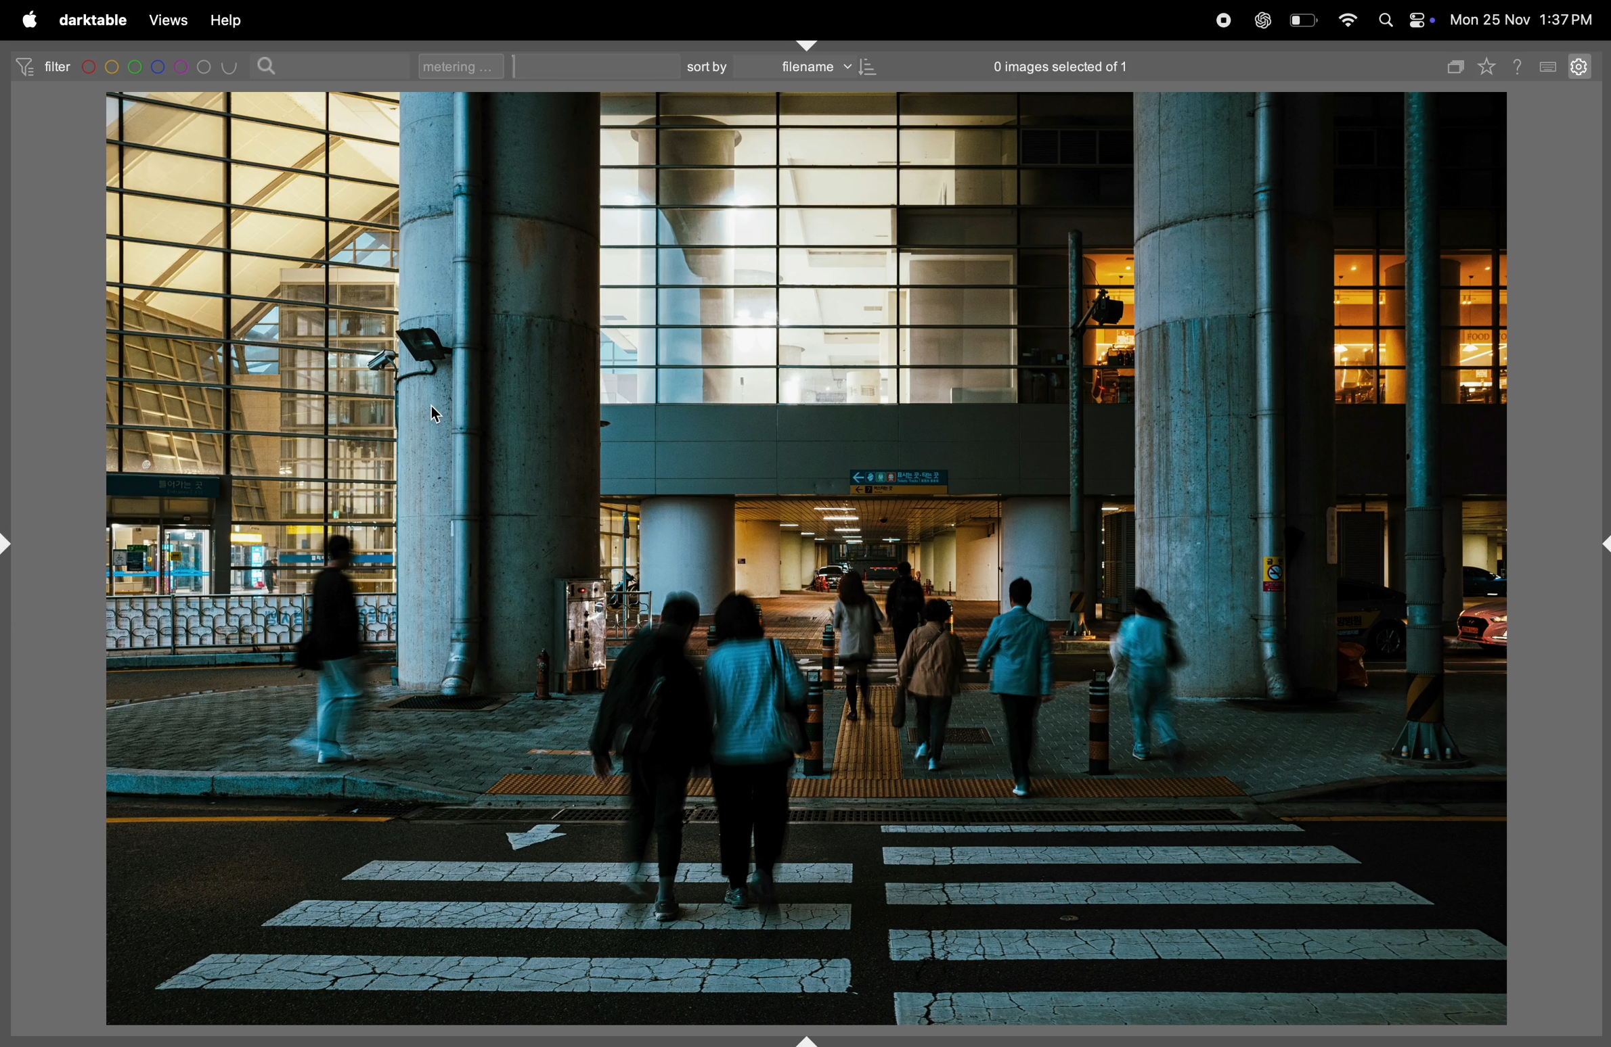  Describe the element at coordinates (807, 45) in the screenshot. I see `shift+ctrl+t` at that location.